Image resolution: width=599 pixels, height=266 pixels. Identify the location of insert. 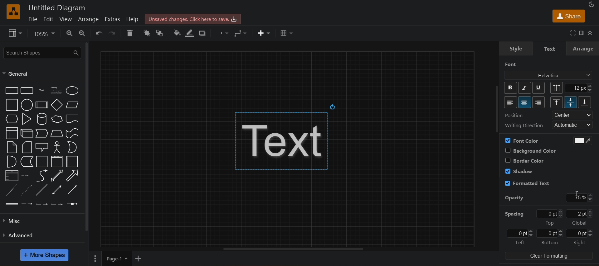
(264, 33).